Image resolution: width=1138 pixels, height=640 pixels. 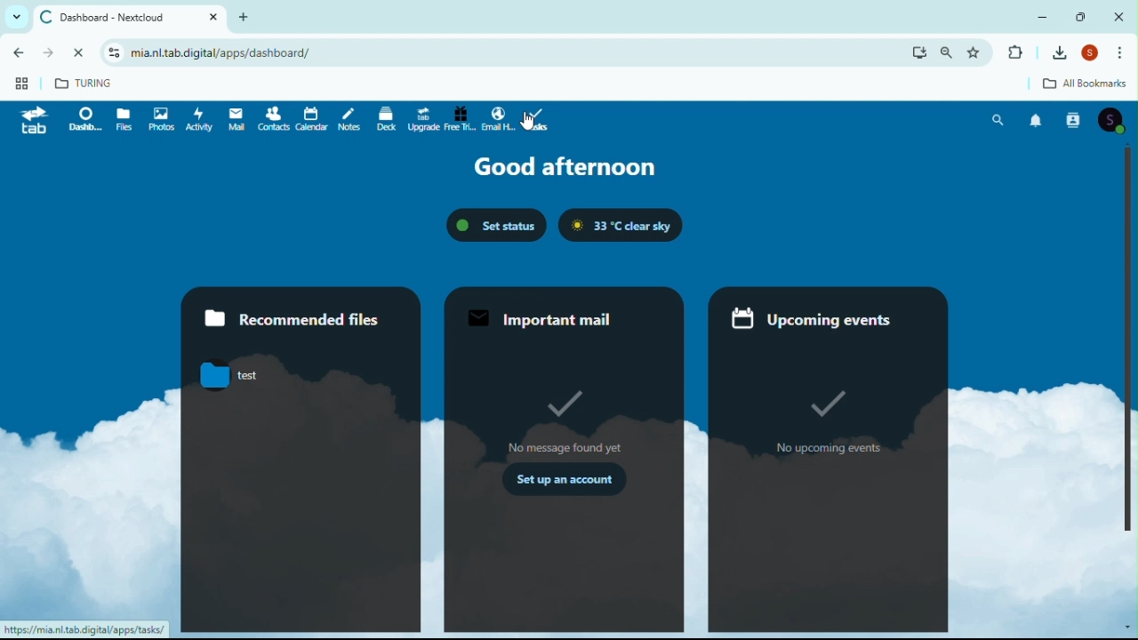 What do you see at coordinates (535, 118) in the screenshot?
I see `Tasks` at bounding box center [535, 118].